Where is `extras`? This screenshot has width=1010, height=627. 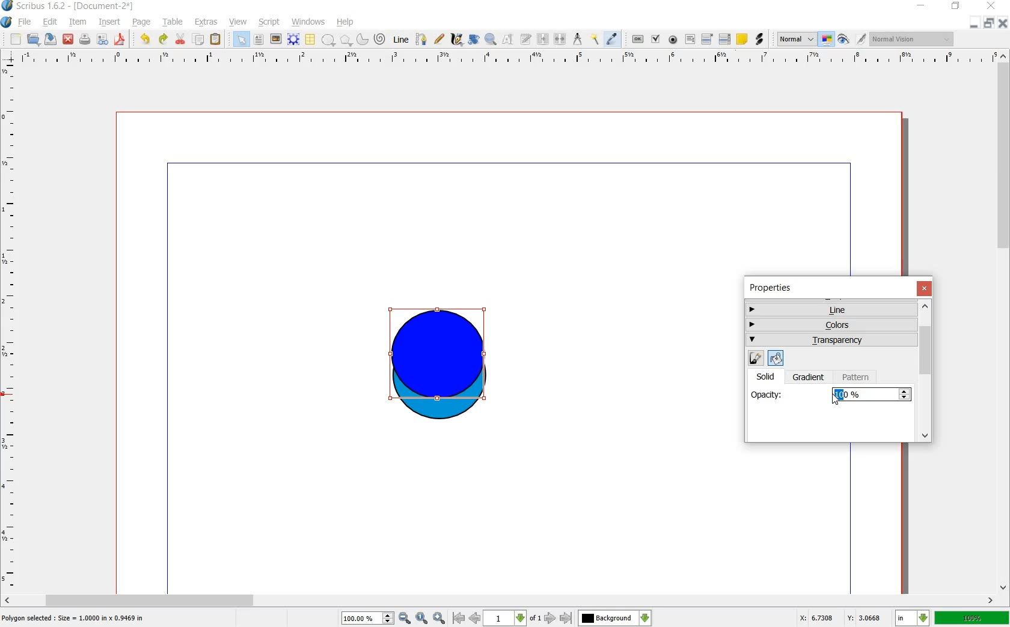 extras is located at coordinates (206, 22).